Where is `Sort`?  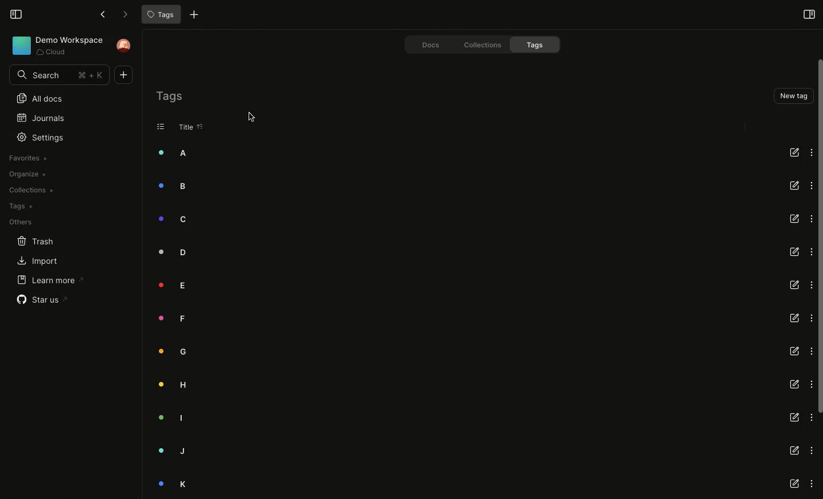 Sort is located at coordinates (201, 127).